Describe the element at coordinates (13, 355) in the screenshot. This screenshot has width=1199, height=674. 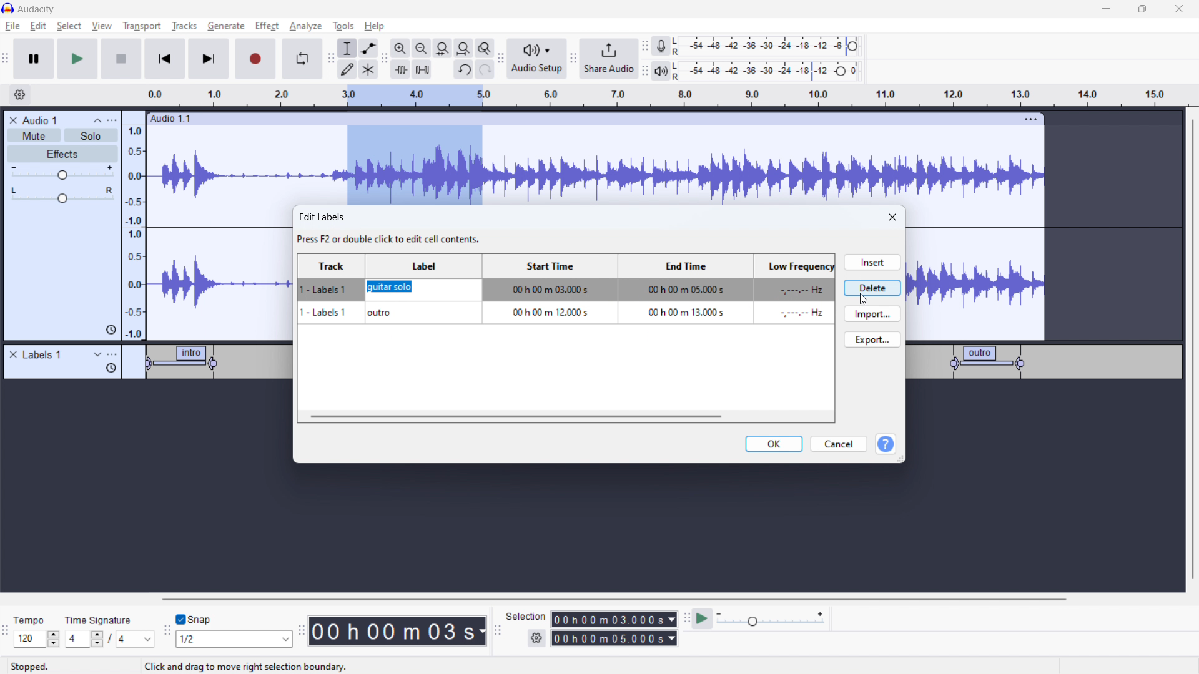
I see `remove` at that location.